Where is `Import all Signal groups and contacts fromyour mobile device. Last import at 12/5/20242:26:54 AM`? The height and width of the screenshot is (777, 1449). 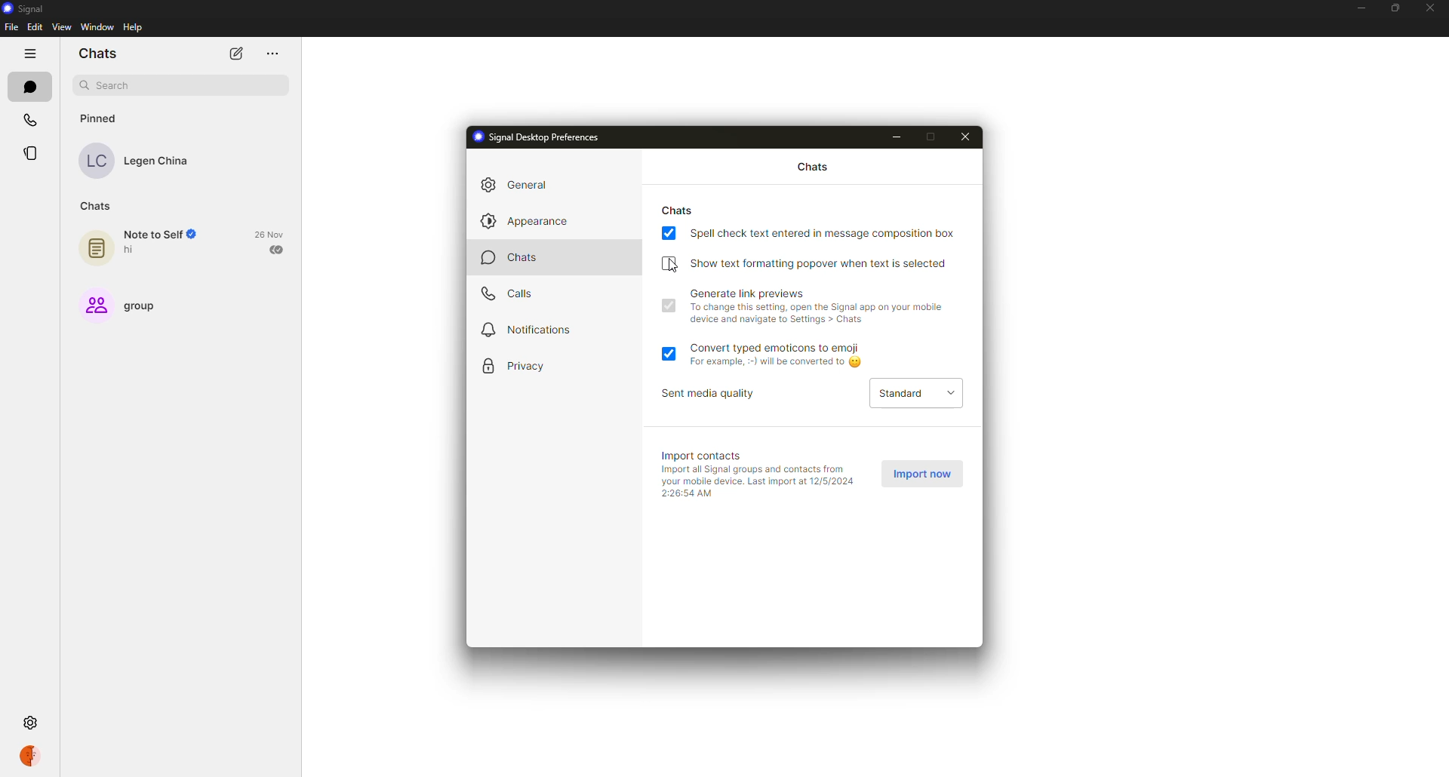 Import all Signal groups and contacts fromyour mobile device. Last import at 12/5/20242:26:54 AM is located at coordinates (757, 481).